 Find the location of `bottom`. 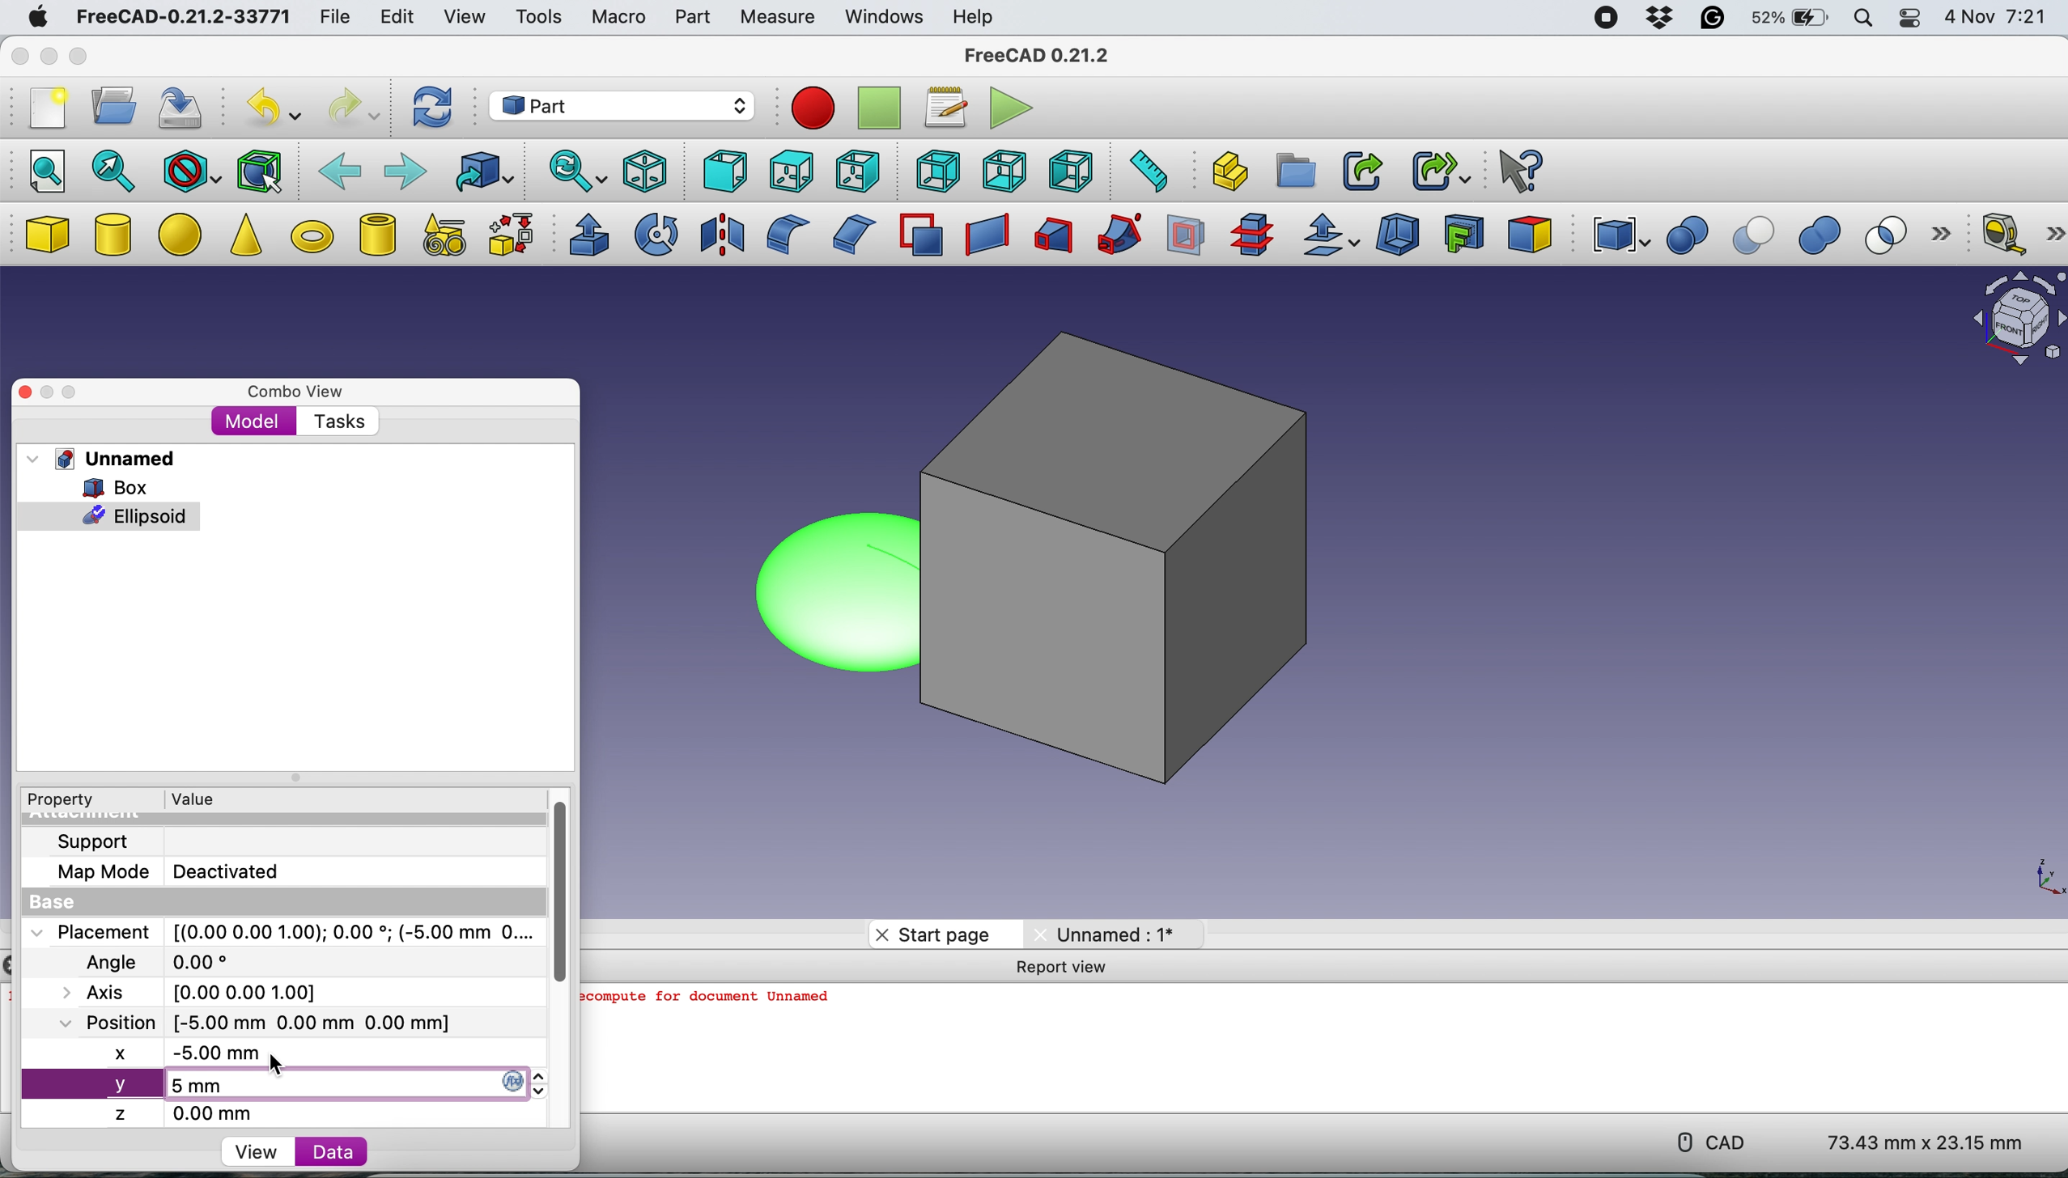

bottom is located at coordinates (1005, 172).